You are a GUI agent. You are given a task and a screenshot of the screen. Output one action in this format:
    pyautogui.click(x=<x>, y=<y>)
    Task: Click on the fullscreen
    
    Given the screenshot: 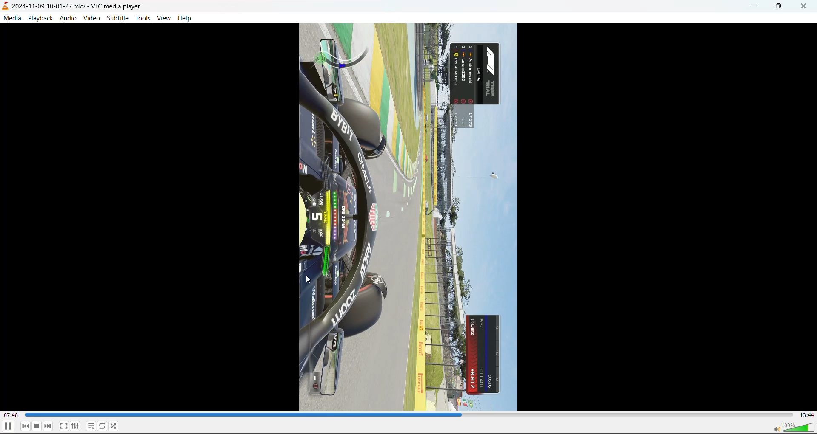 What is the action you would take?
    pyautogui.click(x=63, y=424)
    